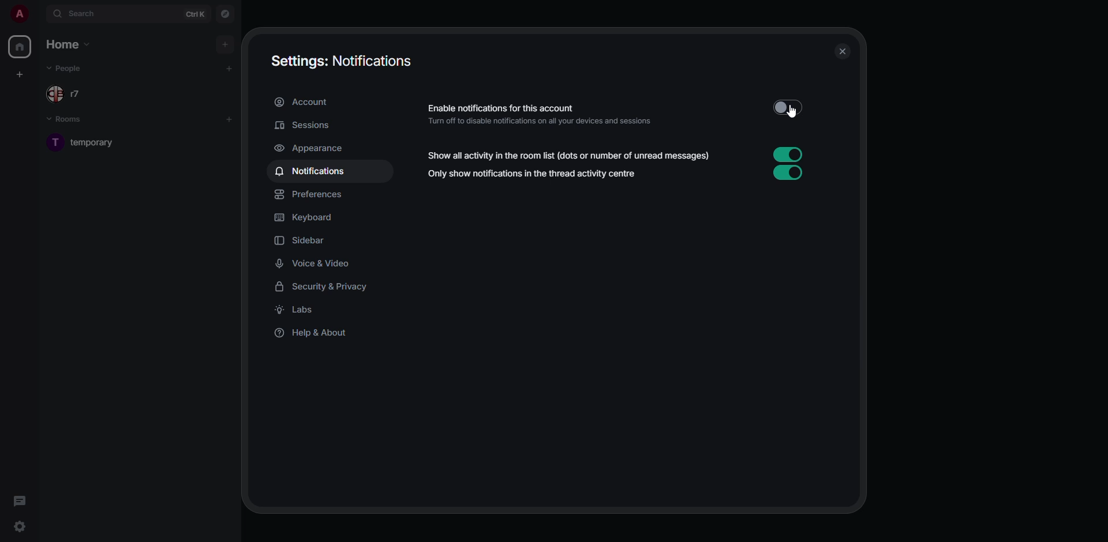 The width and height of the screenshot is (1108, 542). What do you see at coordinates (786, 107) in the screenshot?
I see `click to enable` at bounding box center [786, 107].